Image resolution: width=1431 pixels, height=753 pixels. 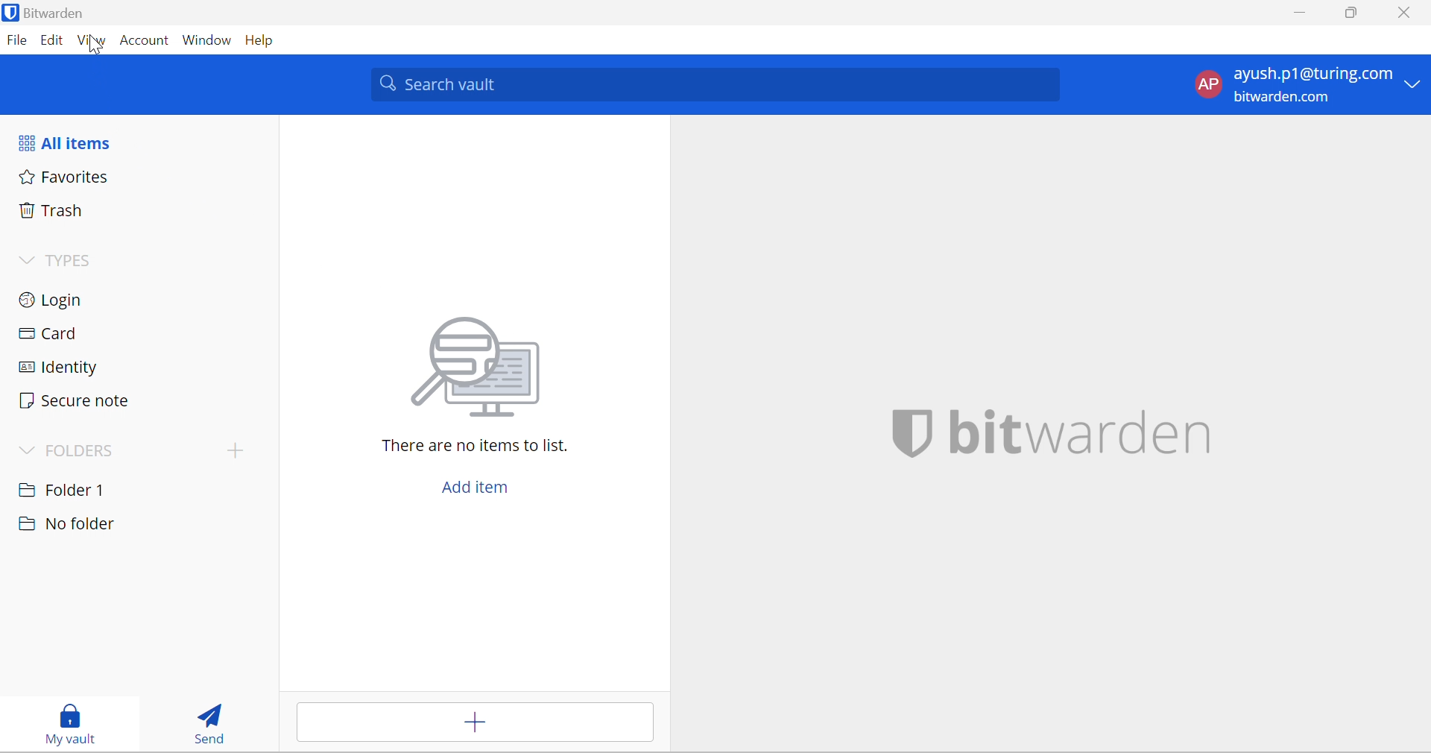 What do you see at coordinates (59, 262) in the screenshot?
I see `Types` at bounding box center [59, 262].